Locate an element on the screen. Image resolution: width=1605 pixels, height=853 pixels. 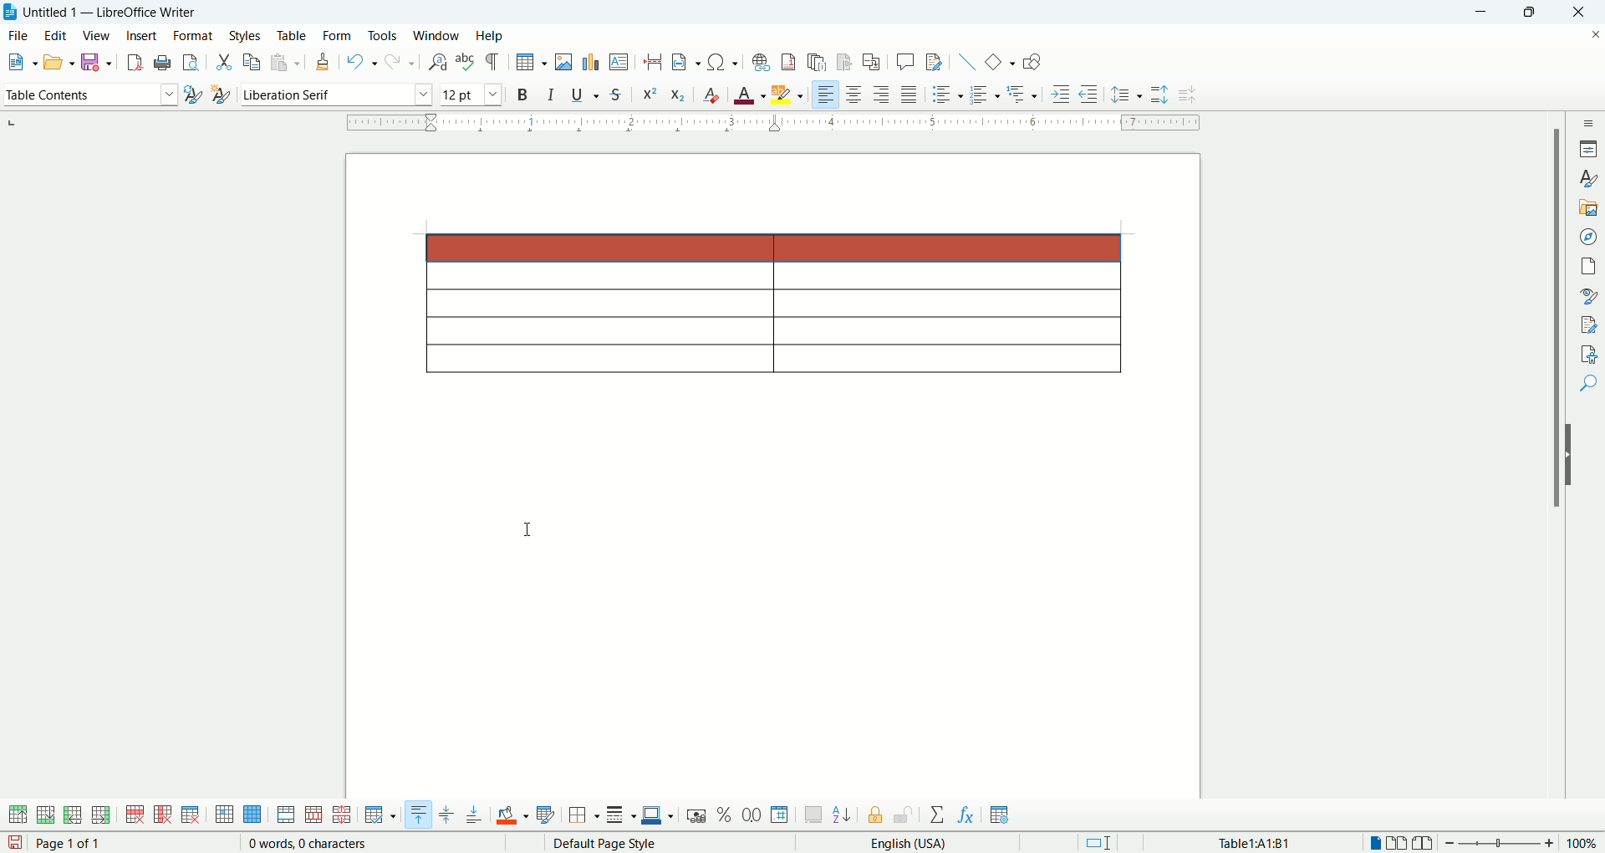
justified is located at coordinates (909, 94).